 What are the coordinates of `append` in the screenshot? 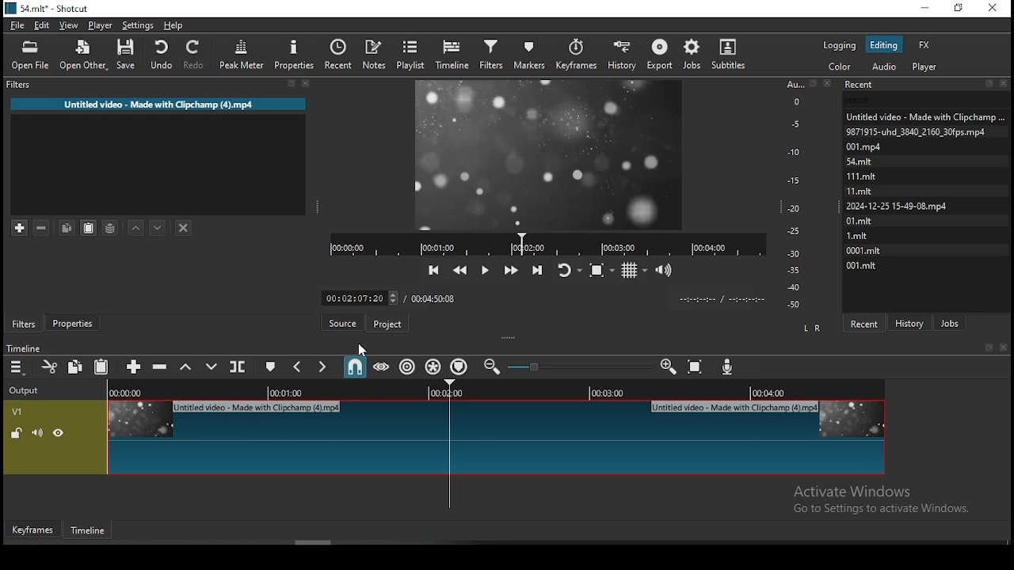 It's located at (135, 367).